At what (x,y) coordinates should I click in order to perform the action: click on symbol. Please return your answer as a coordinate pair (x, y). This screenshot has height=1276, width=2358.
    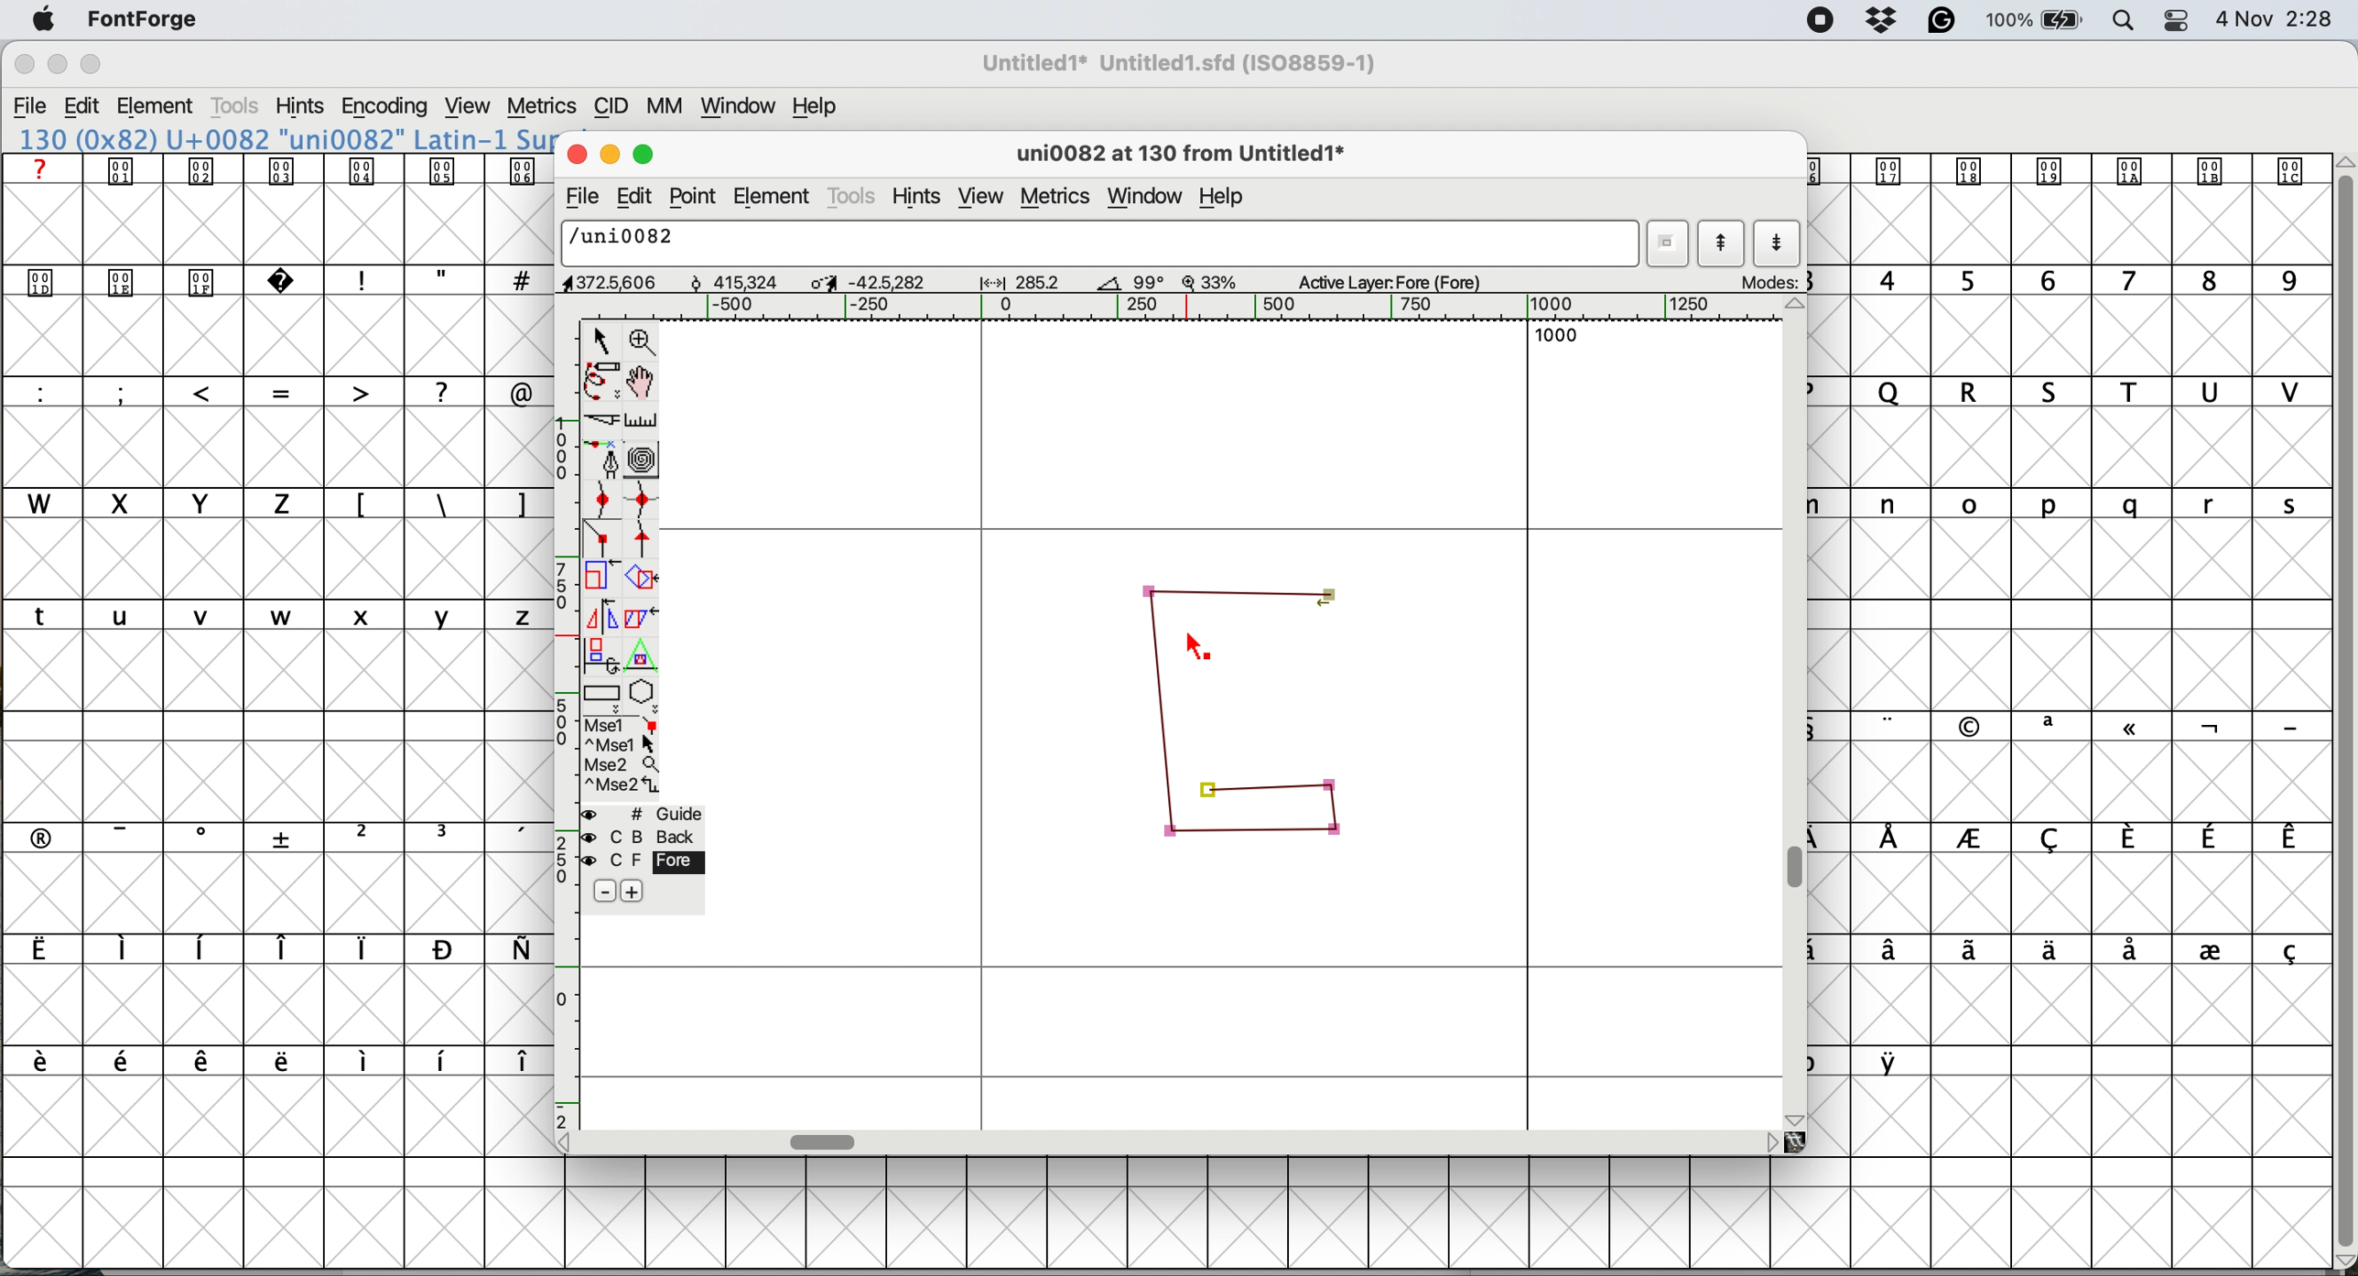
    Looking at the image, I should click on (1895, 1061).